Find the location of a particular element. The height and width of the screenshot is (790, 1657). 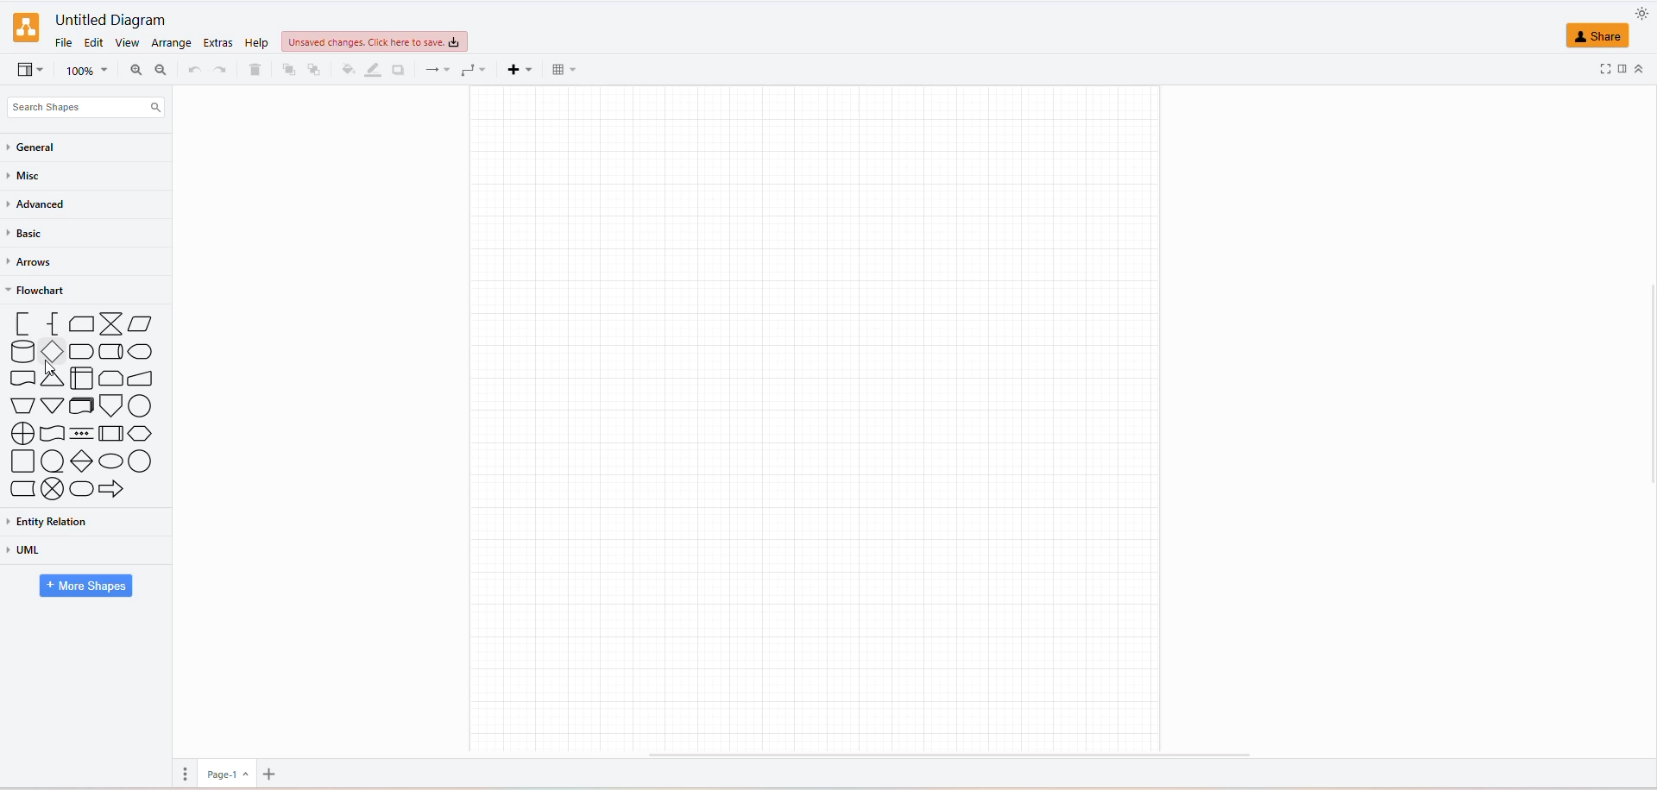

ENTITY RELATION is located at coordinates (73, 522).